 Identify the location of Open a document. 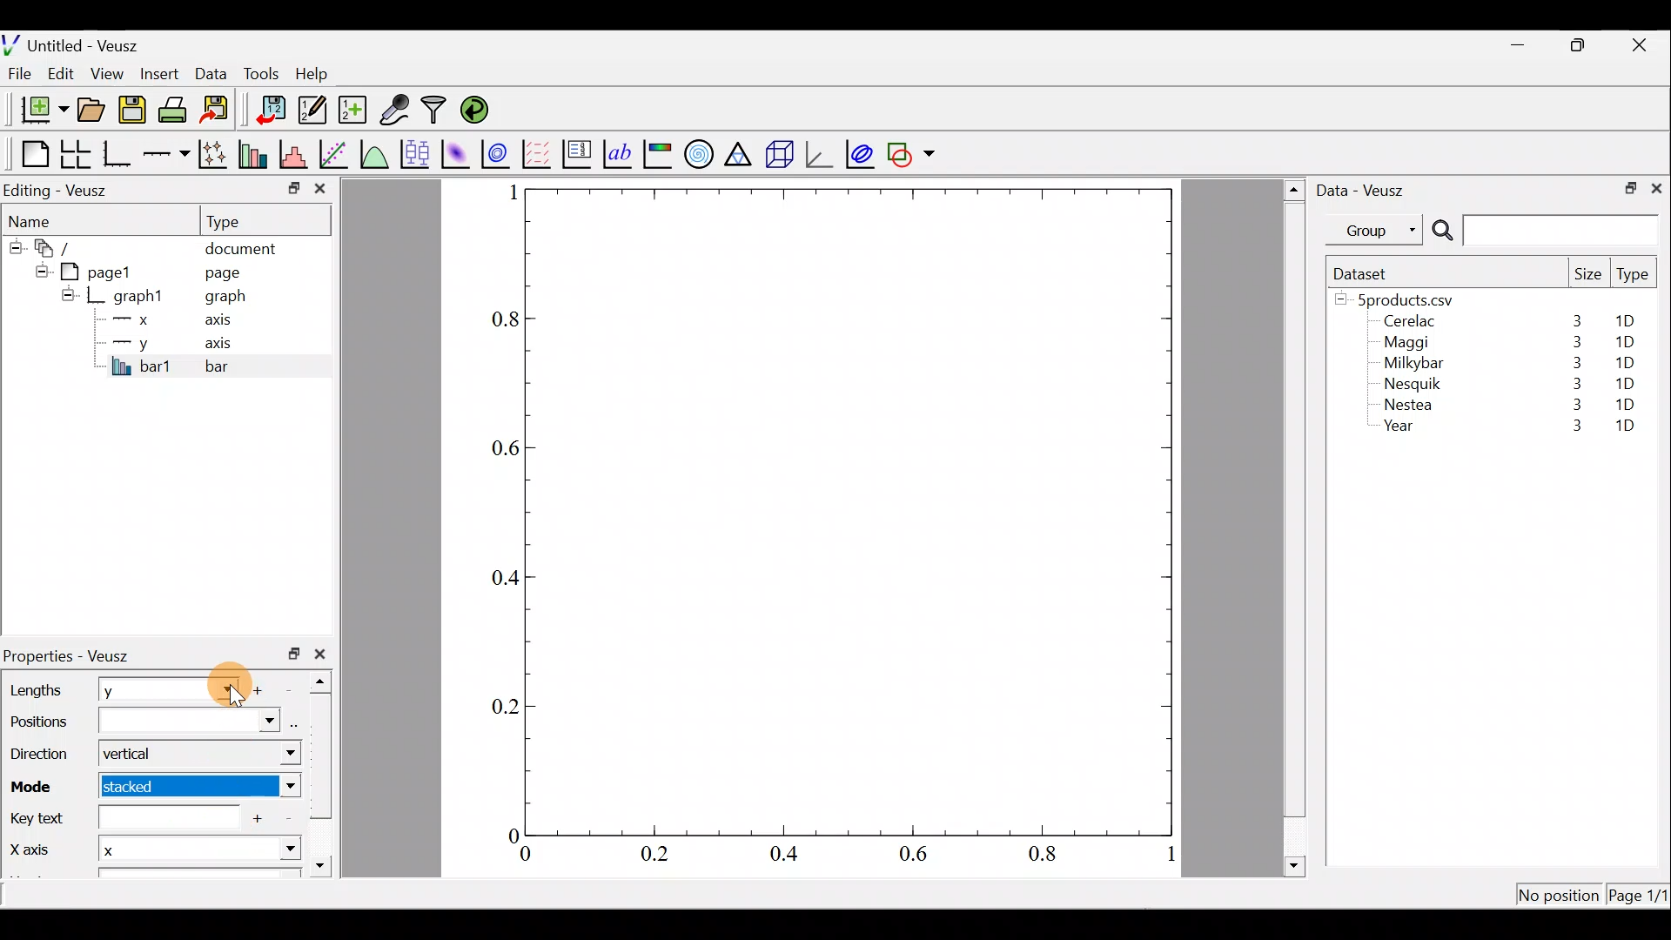
(93, 111).